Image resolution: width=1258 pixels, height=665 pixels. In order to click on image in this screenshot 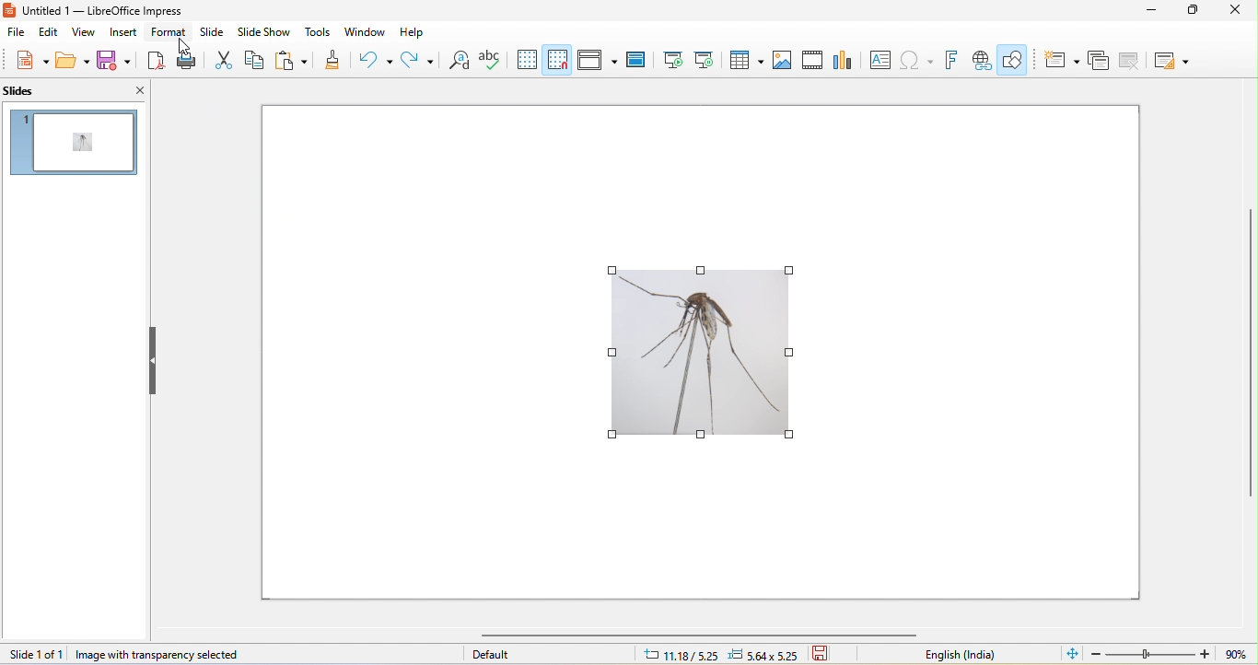, I will do `click(781, 60)`.